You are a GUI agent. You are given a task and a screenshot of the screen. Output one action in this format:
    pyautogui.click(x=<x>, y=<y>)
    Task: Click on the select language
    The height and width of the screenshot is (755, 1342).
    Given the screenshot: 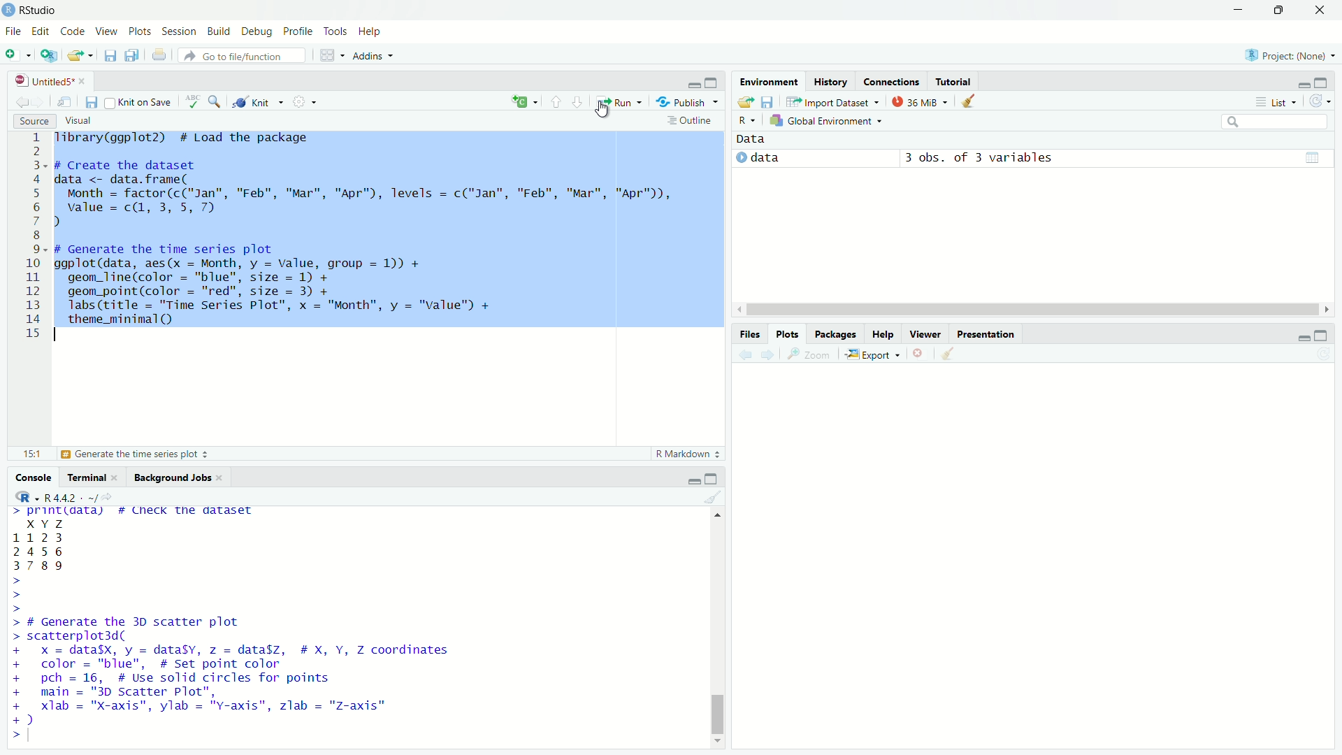 What is the action you would take?
    pyautogui.click(x=21, y=498)
    